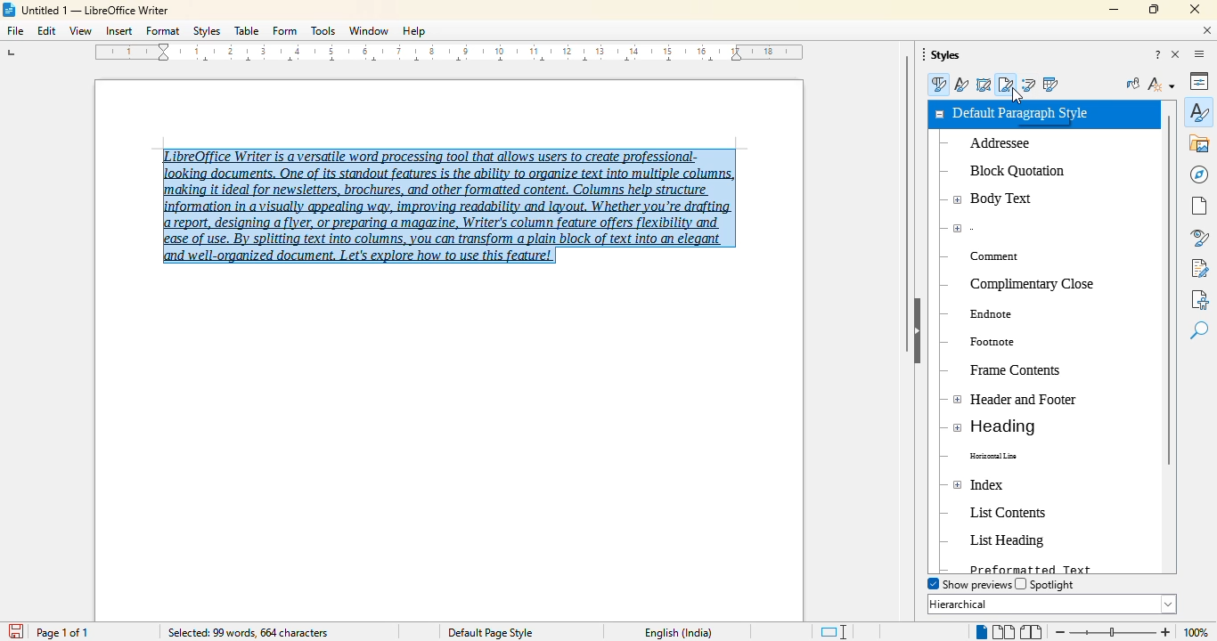 This screenshot has height=641, width=1217. Describe the element at coordinates (987, 252) in the screenshot. I see `| I Comment` at that location.